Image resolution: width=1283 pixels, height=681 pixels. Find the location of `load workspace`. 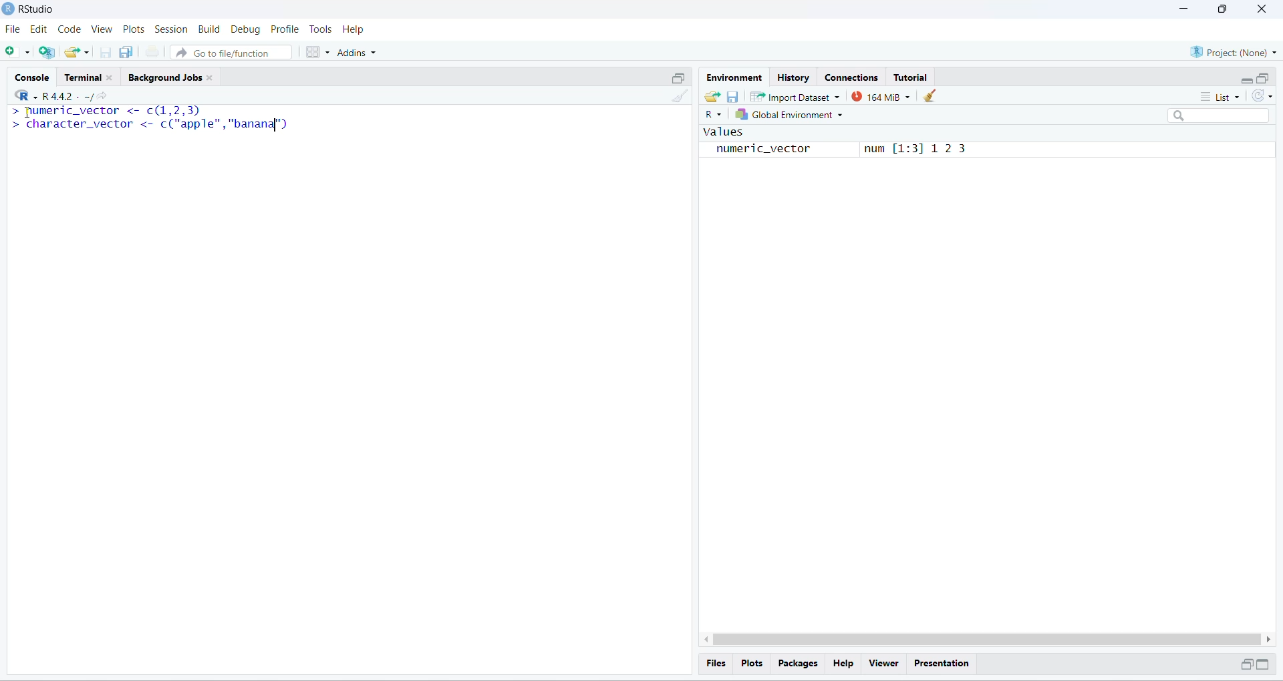

load workspace is located at coordinates (711, 95).